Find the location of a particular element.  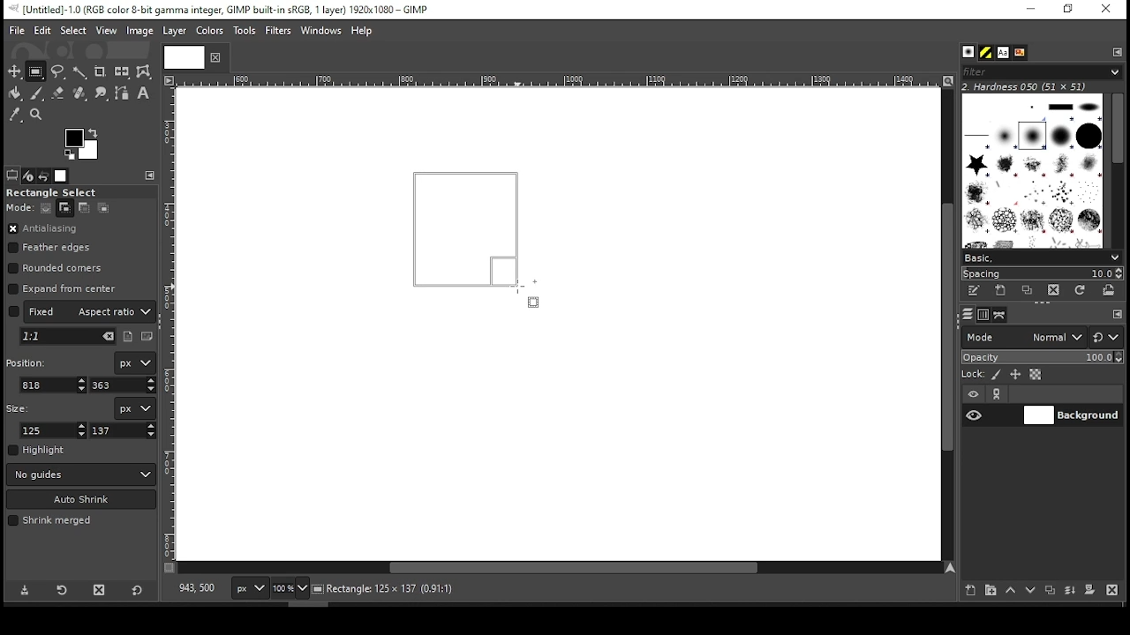

intersect with the current selection is located at coordinates (102, 207).